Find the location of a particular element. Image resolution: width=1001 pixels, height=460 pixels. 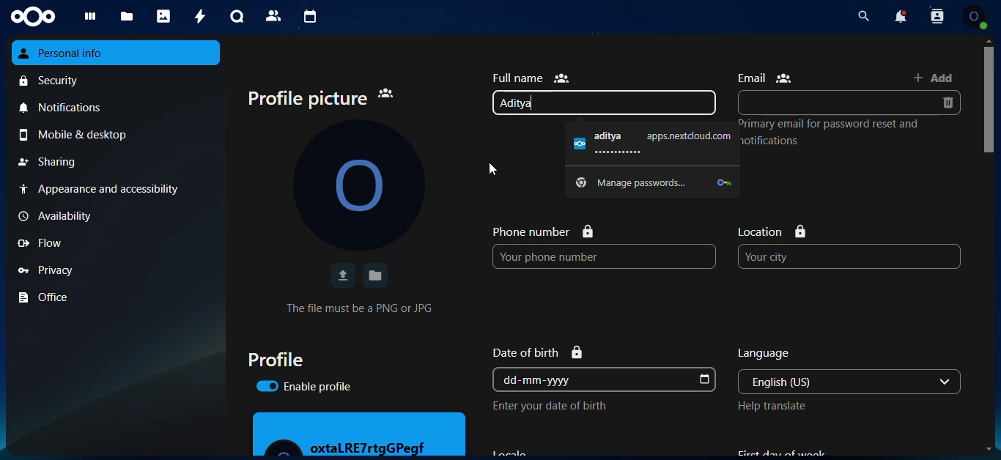

full name is located at coordinates (531, 78).